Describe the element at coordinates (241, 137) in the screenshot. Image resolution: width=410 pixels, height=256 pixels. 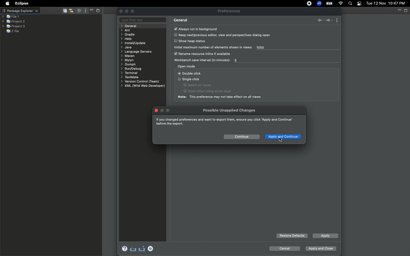
I see `Continue` at that location.